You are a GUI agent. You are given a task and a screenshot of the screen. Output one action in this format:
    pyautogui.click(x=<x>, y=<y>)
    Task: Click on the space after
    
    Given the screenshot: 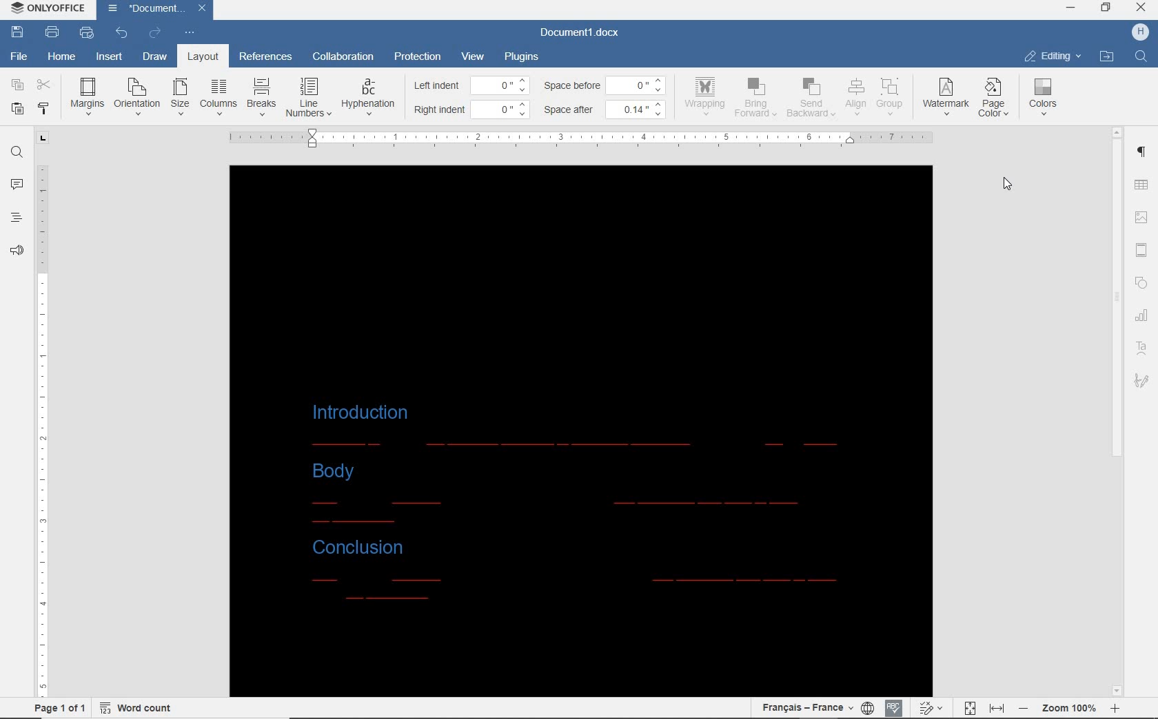 What is the action you would take?
    pyautogui.click(x=571, y=110)
    